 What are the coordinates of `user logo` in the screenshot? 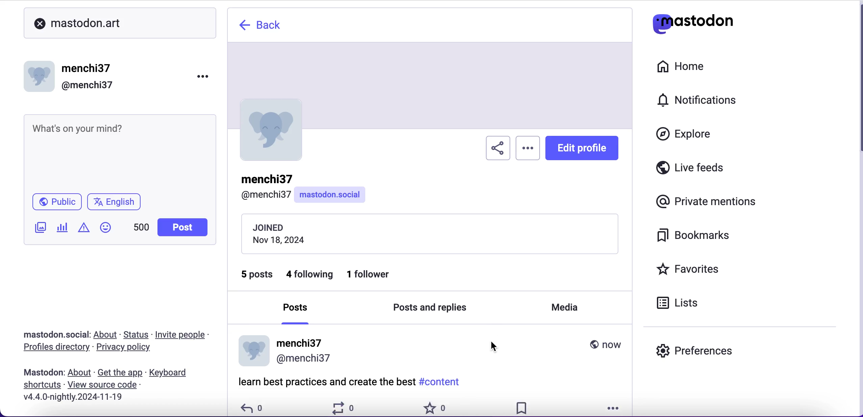 It's located at (276, 133).